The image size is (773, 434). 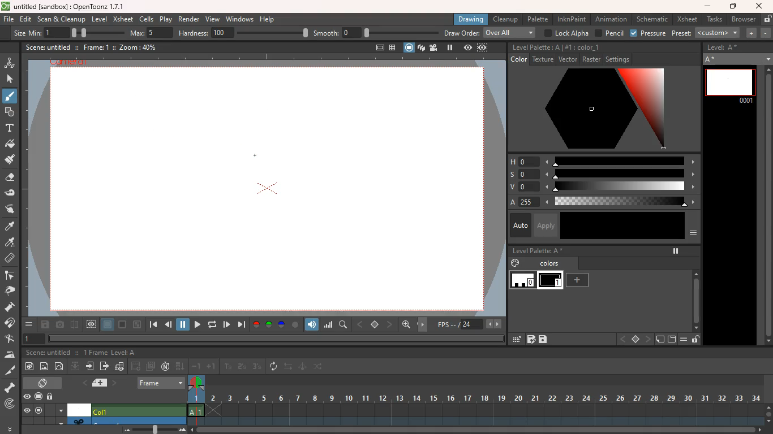 I want to click on join, so click(x=11, y=324).